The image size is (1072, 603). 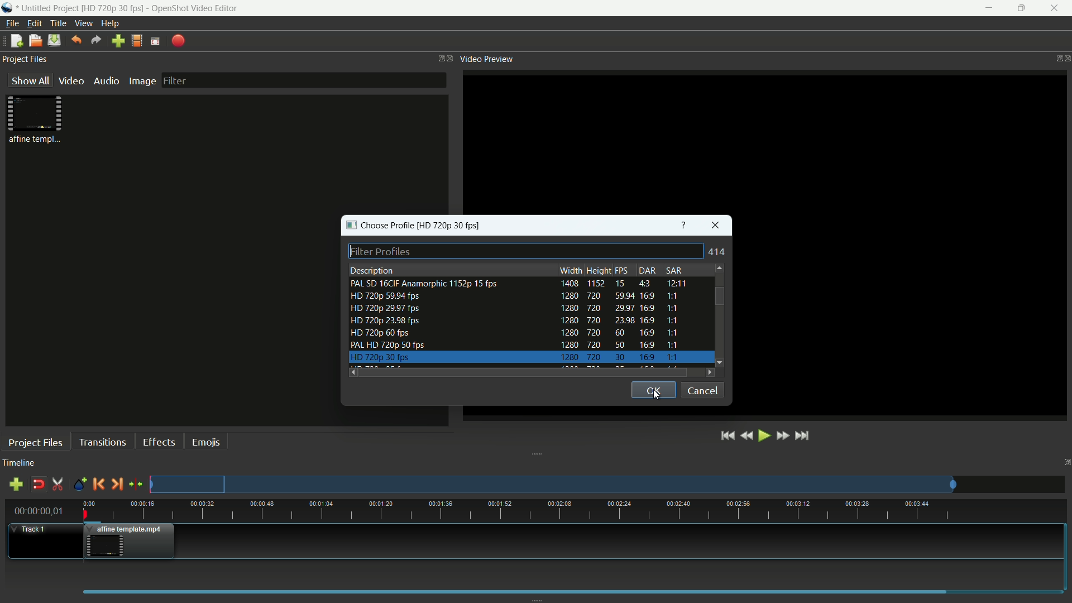 What do you see at coordinates (782, 435) in the screenshot?
I see `fast forward` at bounding box center [782, 435].